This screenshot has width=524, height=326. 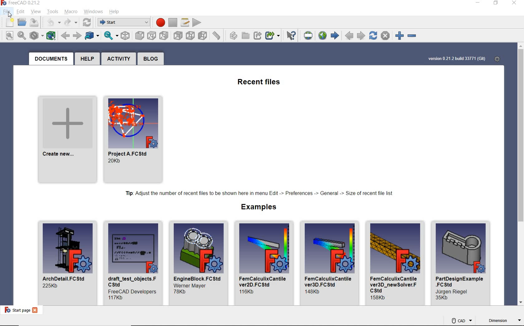 I want to click on NEW, so click(x=7, y=22).